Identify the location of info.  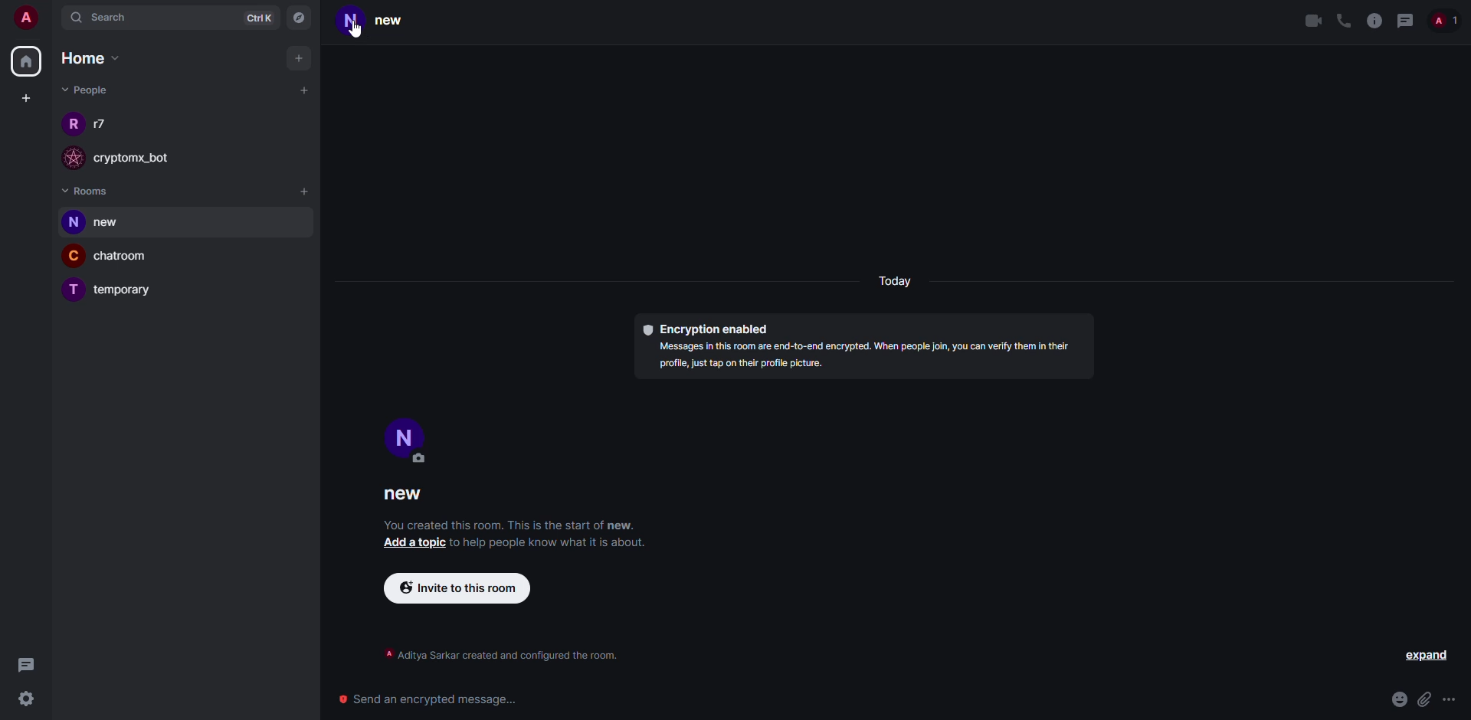
(510, 525).